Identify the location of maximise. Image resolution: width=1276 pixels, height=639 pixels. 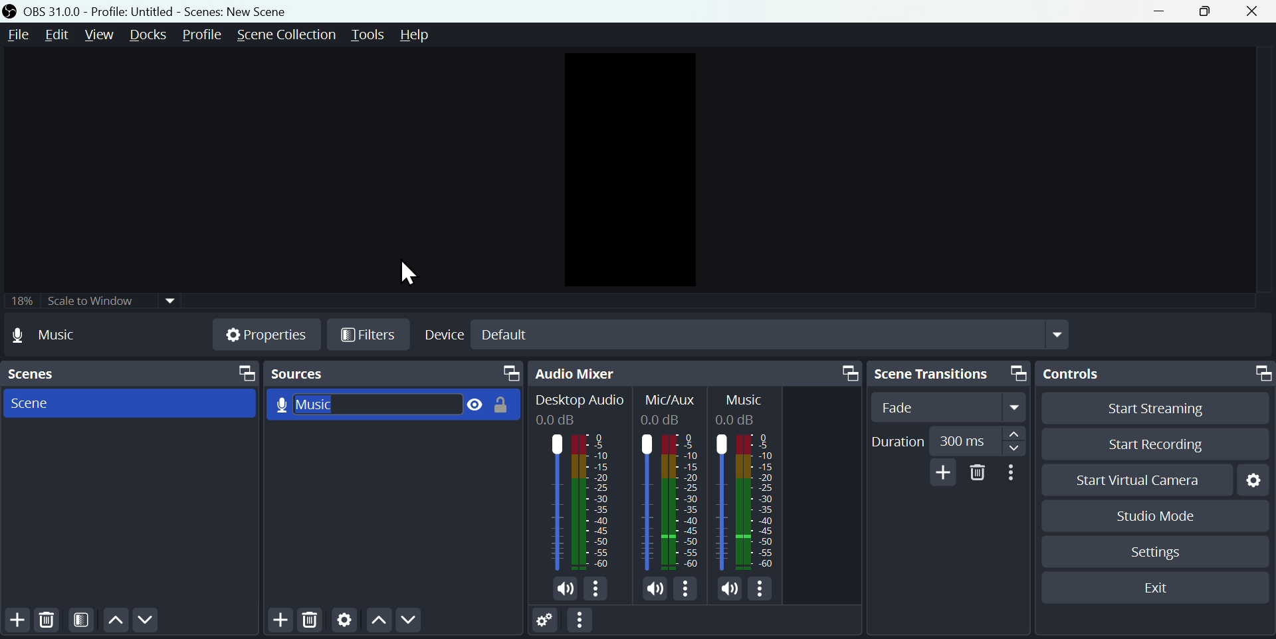
(1208, 11).